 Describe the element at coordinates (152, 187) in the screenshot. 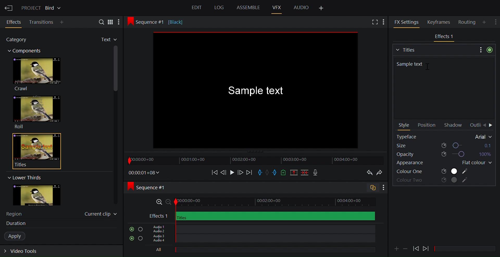

I see `Sequence` at that location.